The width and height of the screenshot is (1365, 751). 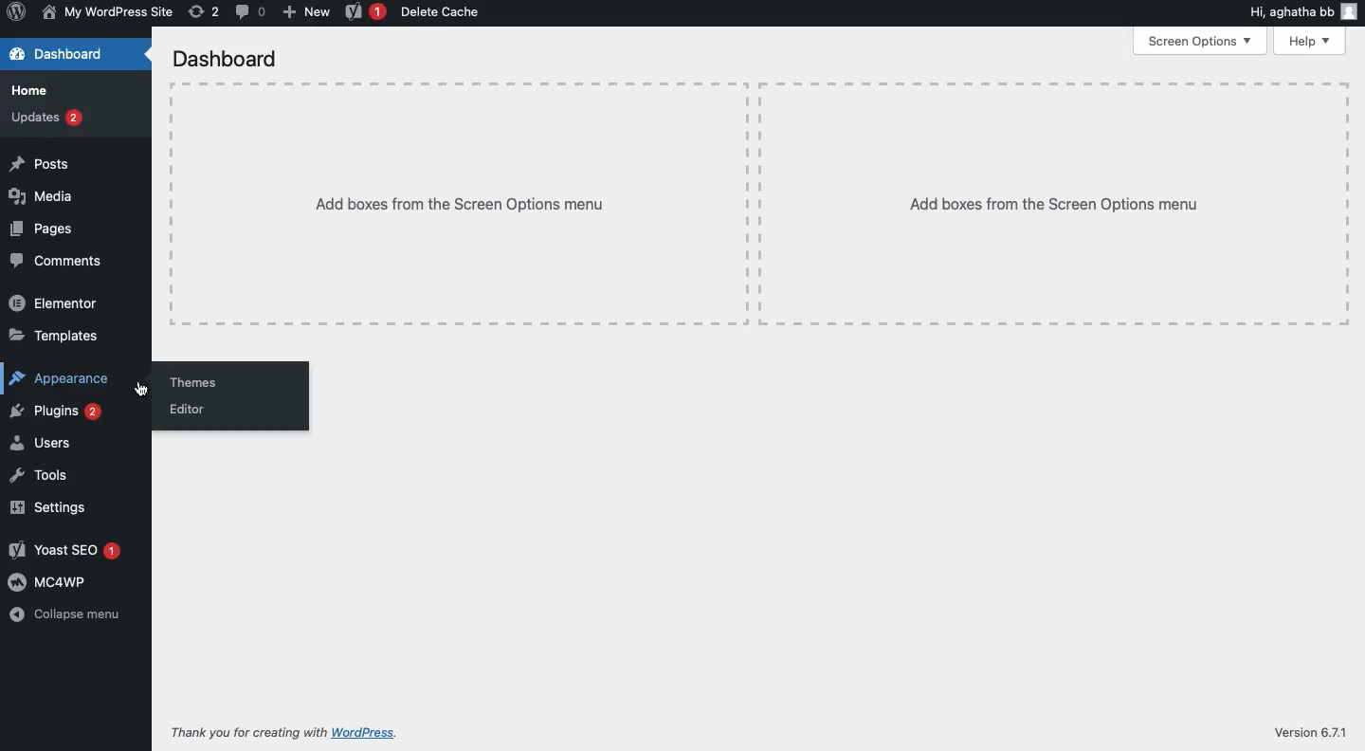 What do you see at coordinates (193, 382) in the screenshot?
I see `Themes` at bounding box center [193, 382].